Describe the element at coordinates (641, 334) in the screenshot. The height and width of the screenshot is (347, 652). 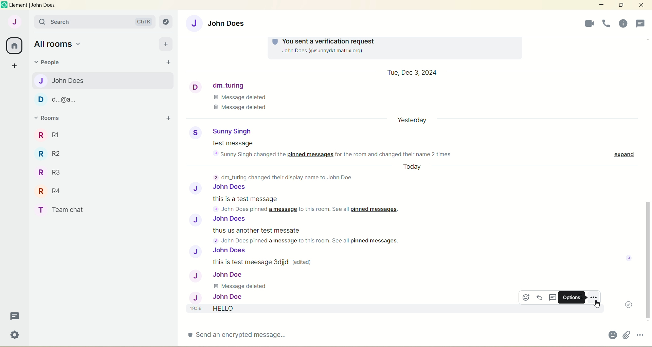
I see `options` at that location.